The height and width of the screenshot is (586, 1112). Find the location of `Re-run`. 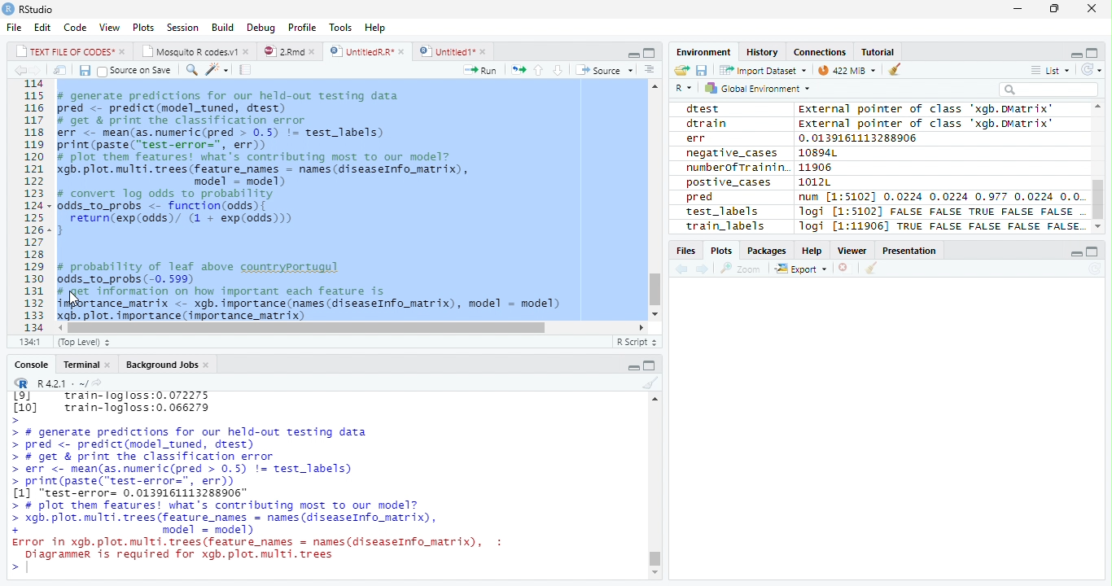

Re-run is located at coordinates (515, 68).